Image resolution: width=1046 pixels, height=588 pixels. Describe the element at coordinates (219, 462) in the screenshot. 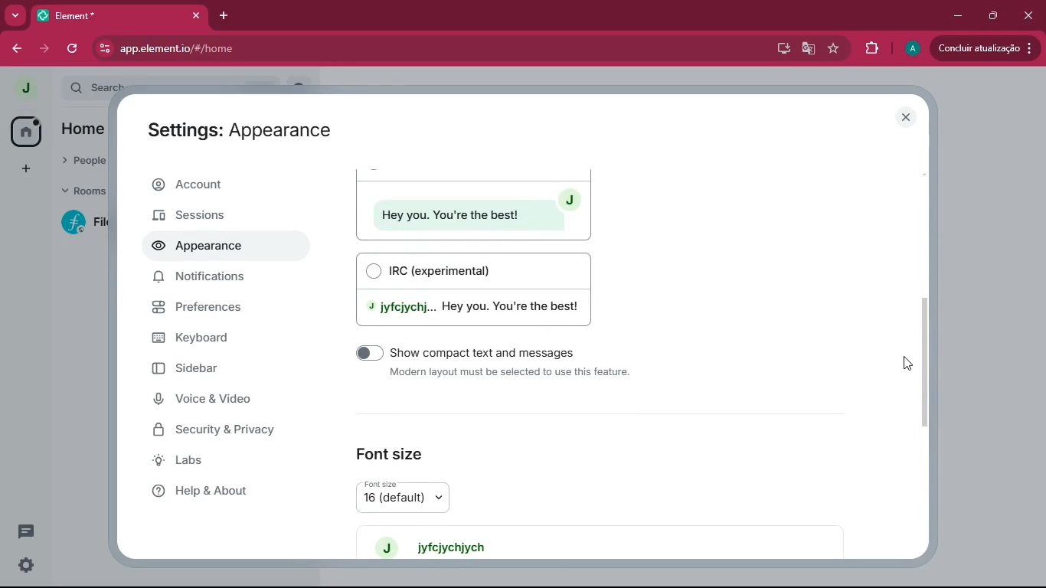

I see `labs` at that location.